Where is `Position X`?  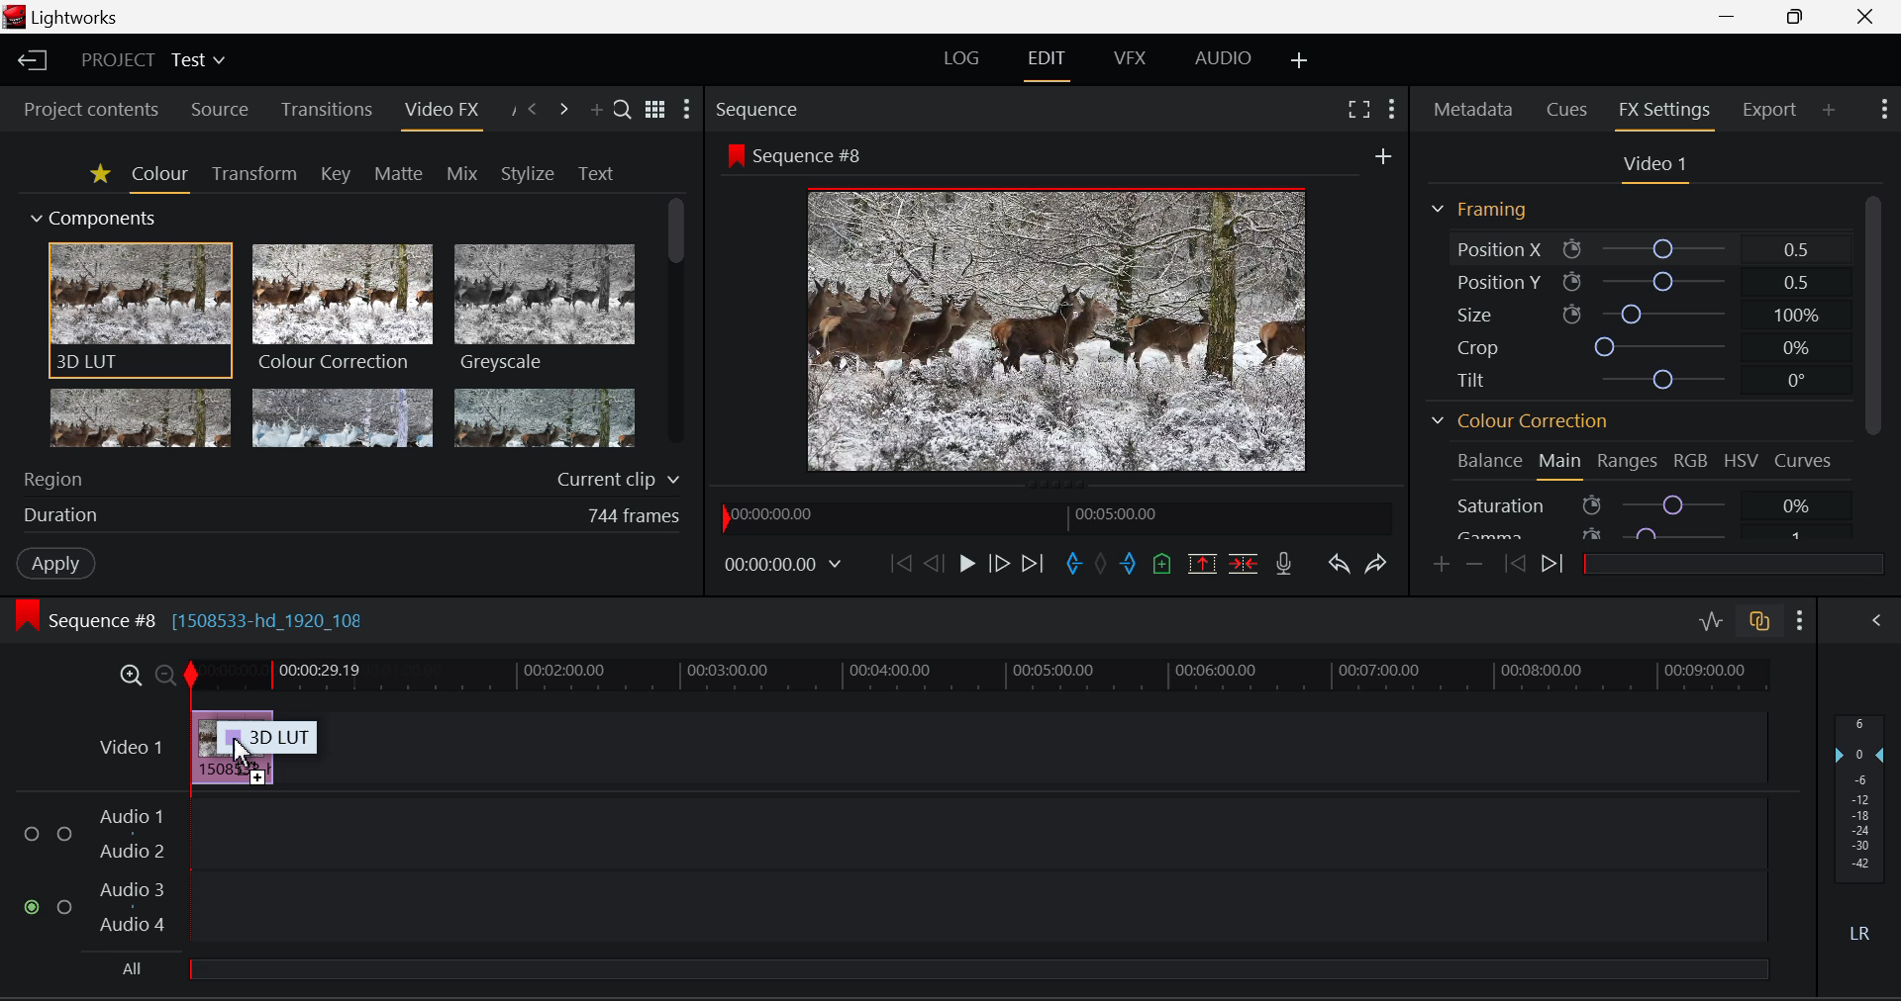
Position X is located at coordinates (1646, 249).